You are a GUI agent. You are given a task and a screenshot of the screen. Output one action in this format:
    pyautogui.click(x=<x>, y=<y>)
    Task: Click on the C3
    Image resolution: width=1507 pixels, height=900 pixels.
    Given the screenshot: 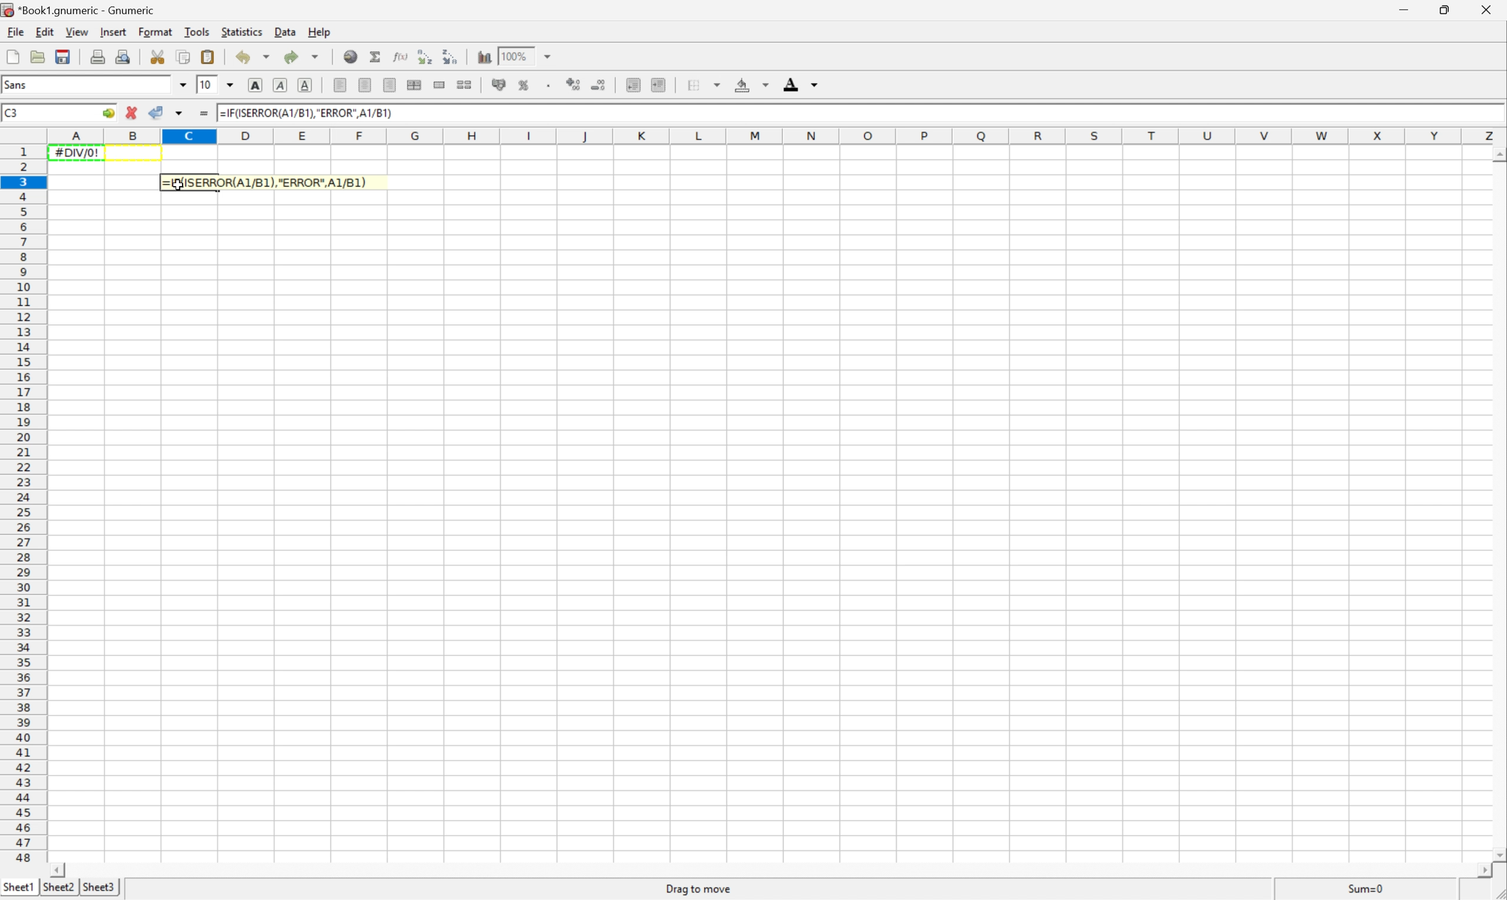 What is the action you would take?
    pyautogui.click(x=14, y=112)
    